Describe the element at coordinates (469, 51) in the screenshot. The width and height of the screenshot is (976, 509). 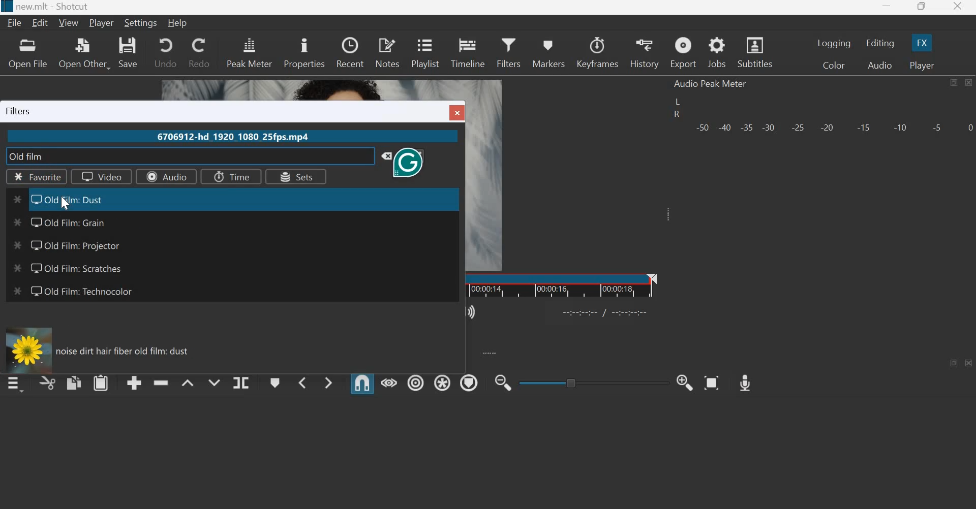
I see `timeline` at that location.